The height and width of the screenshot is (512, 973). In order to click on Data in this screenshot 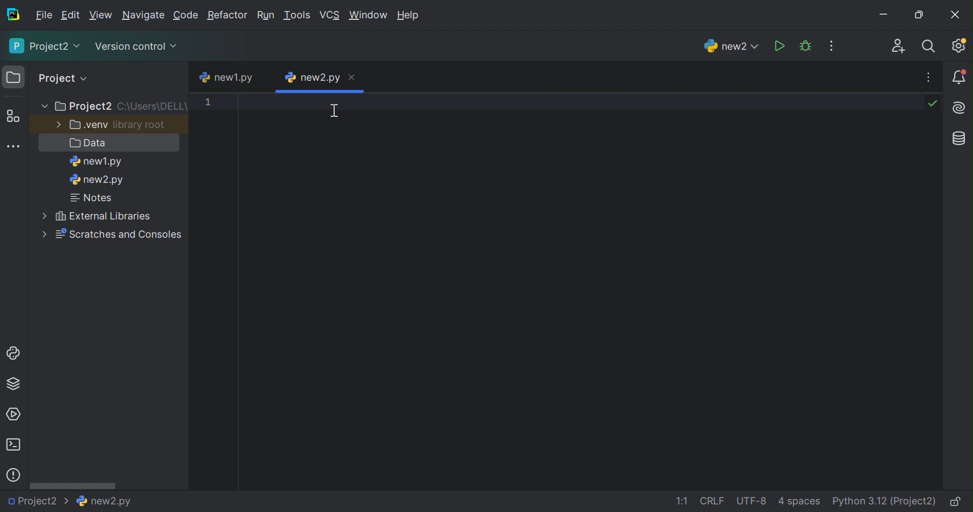, I will do `click(87, 143)`.